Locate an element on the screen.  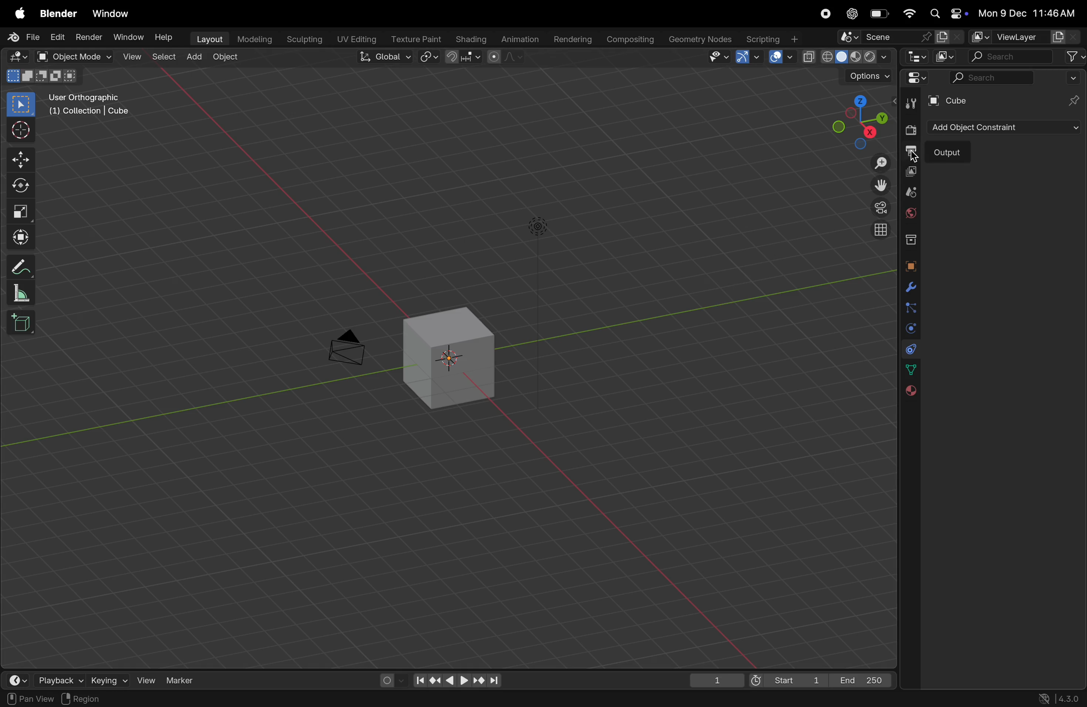
view layer is located at coordinates (912, 171).